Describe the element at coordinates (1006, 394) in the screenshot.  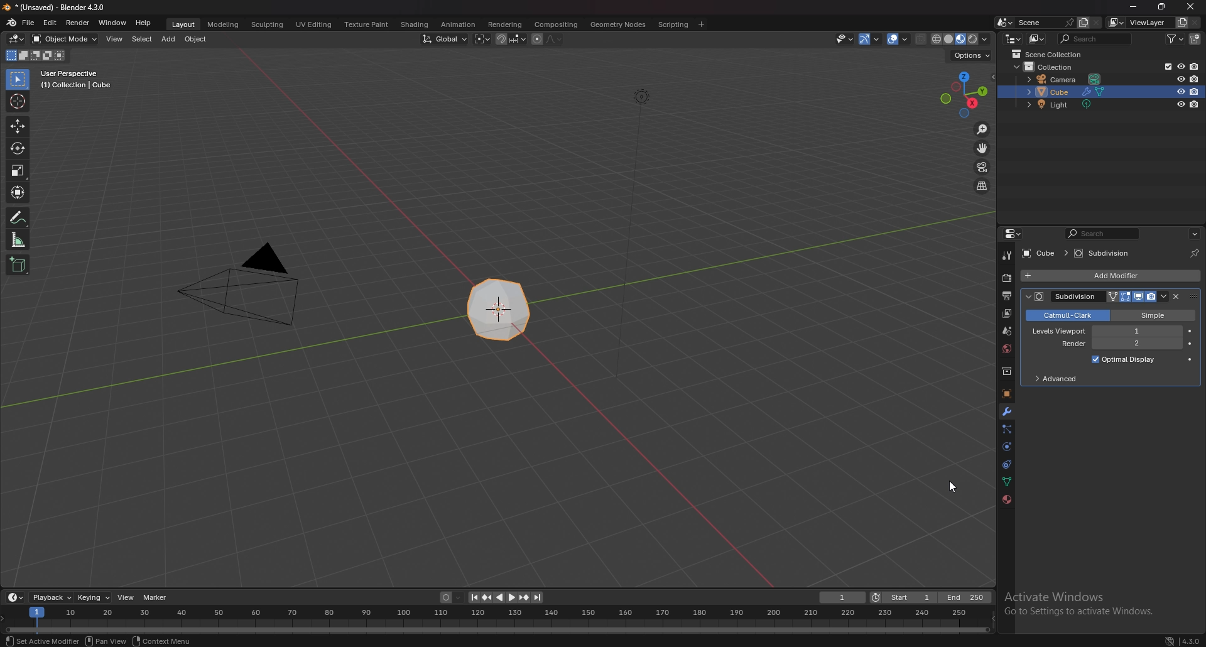
I see `object` at that location.